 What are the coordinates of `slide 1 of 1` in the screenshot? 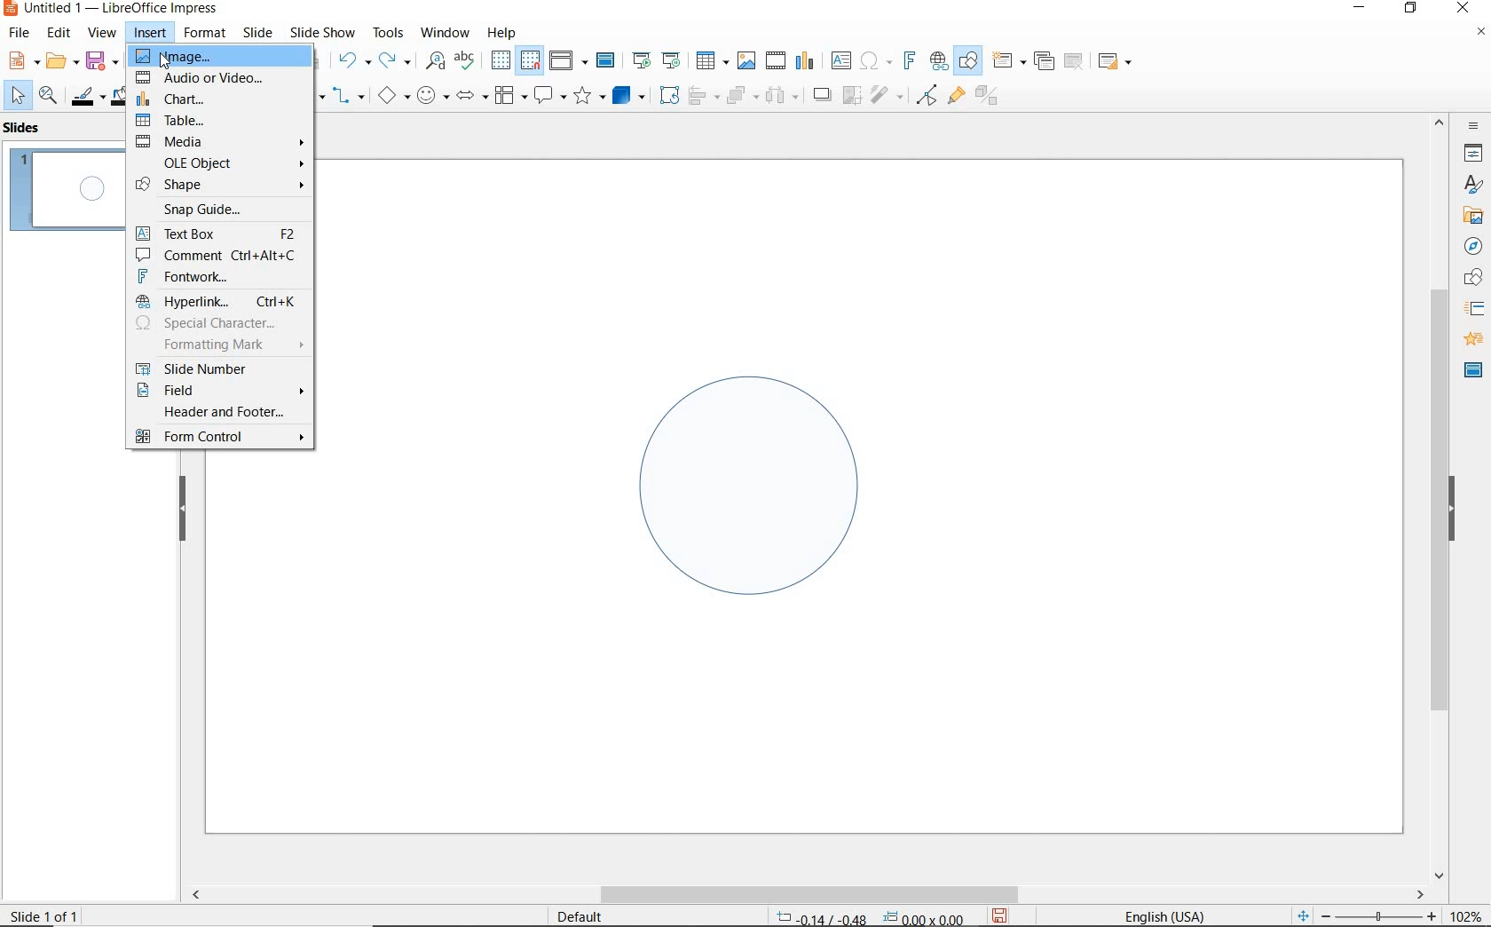 It's located at (52, 912).